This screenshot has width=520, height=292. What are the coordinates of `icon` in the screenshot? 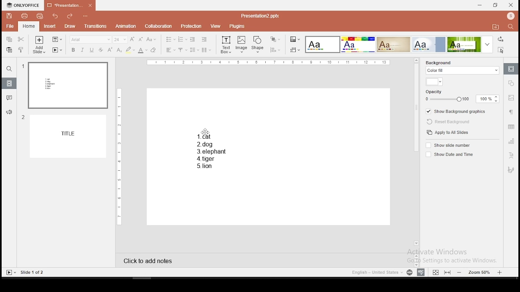 It's located at (23, 6).